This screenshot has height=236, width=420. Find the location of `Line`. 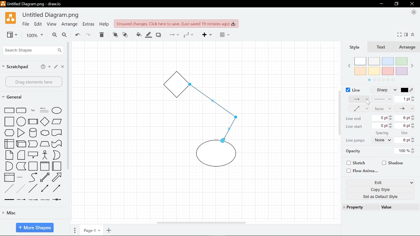

Line is located at coordinates (353, 89).